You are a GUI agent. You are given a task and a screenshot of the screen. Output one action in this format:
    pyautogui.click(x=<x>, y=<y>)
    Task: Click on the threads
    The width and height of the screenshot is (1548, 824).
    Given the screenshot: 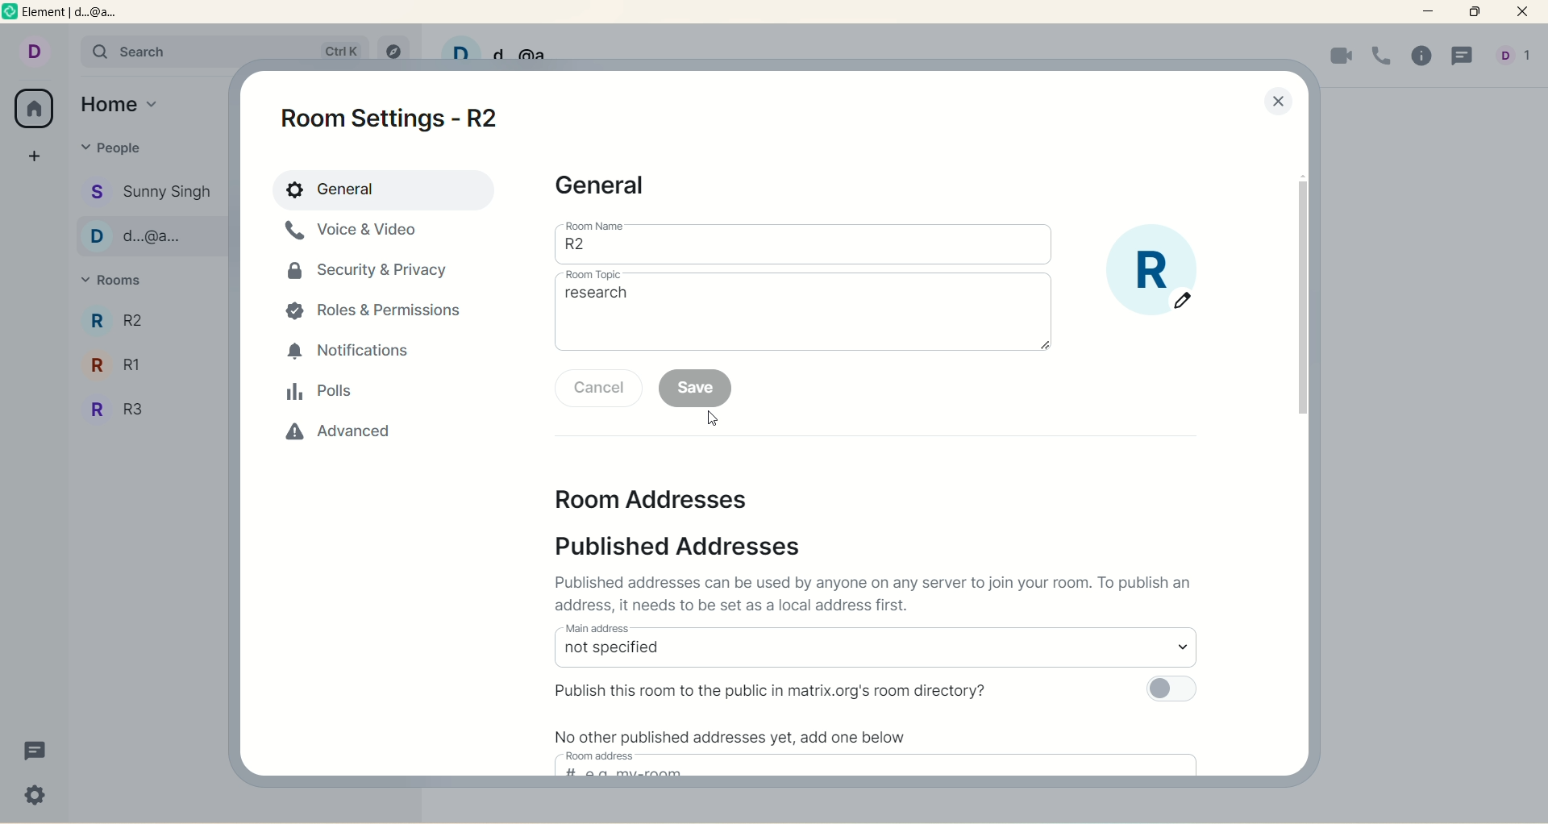 What is the action you would take?
    pyautogui.click(x=1462, y=58)
    